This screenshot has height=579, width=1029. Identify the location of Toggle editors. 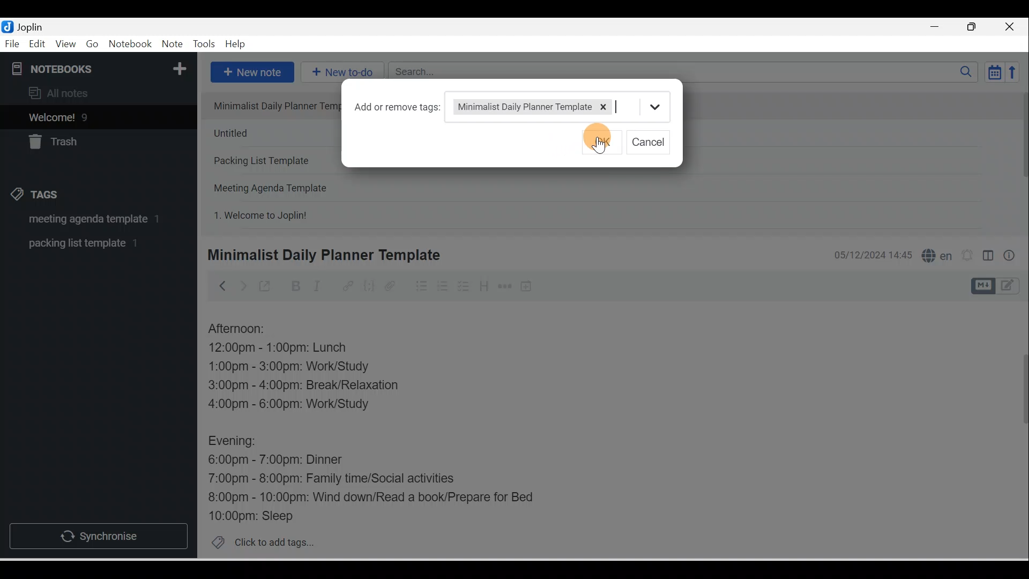
(988, 257).